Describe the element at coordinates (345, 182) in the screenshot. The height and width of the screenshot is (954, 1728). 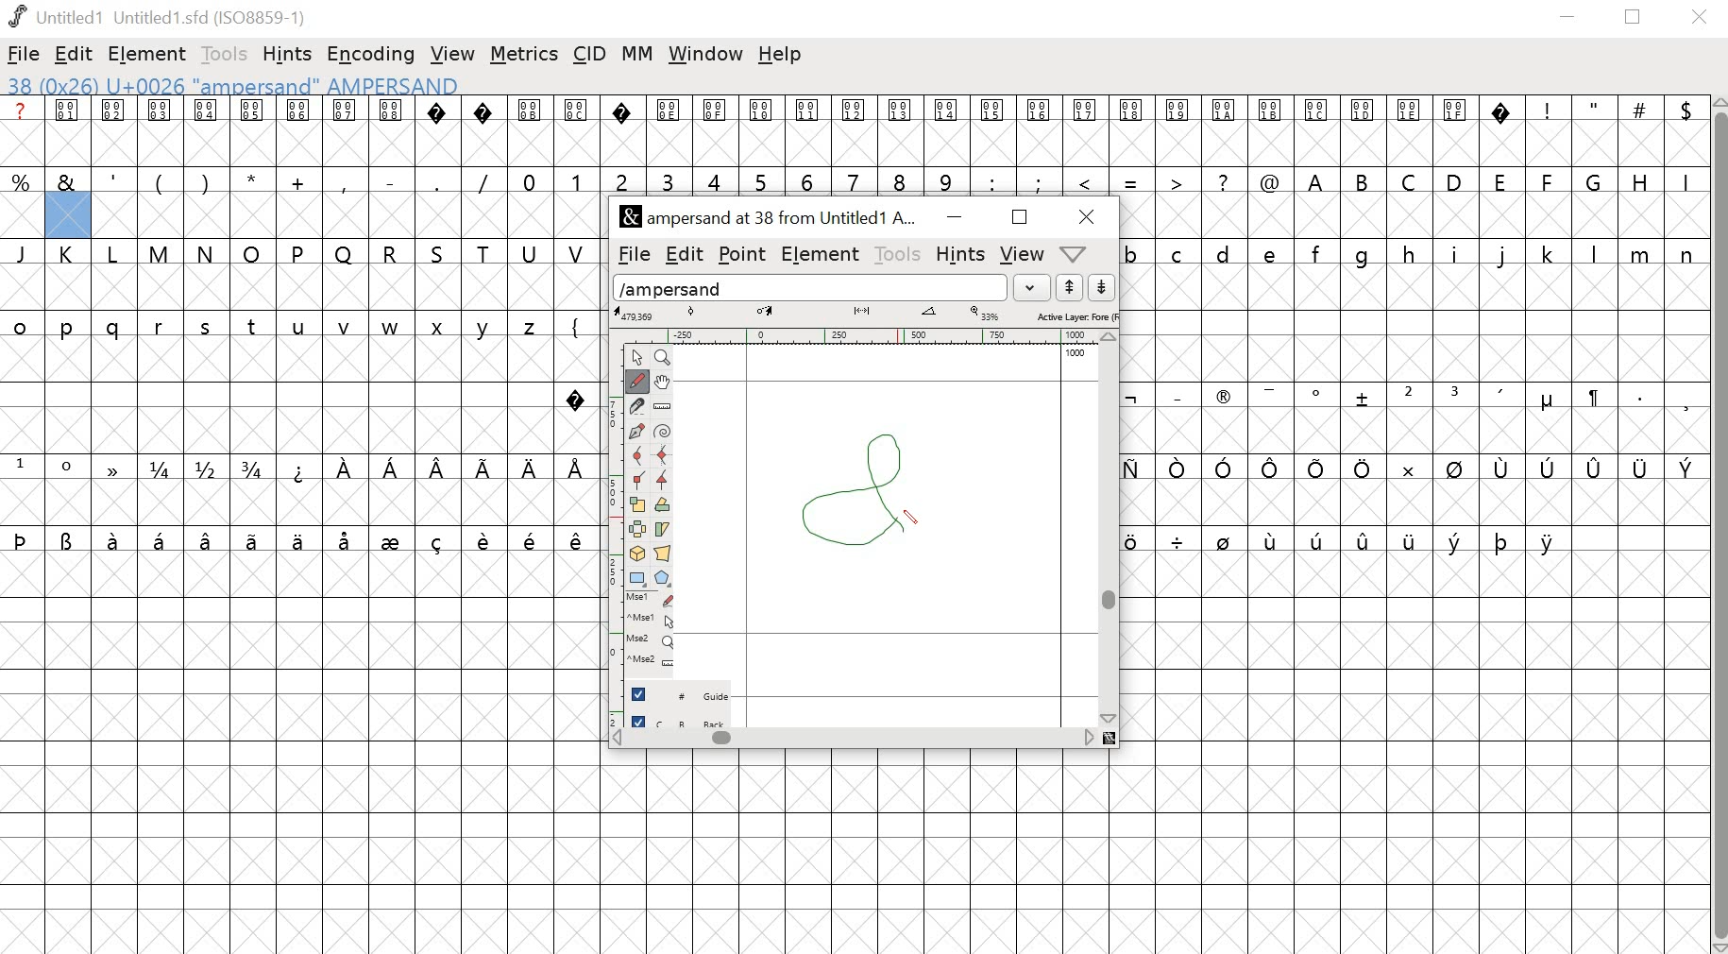
I see `,` at that location.